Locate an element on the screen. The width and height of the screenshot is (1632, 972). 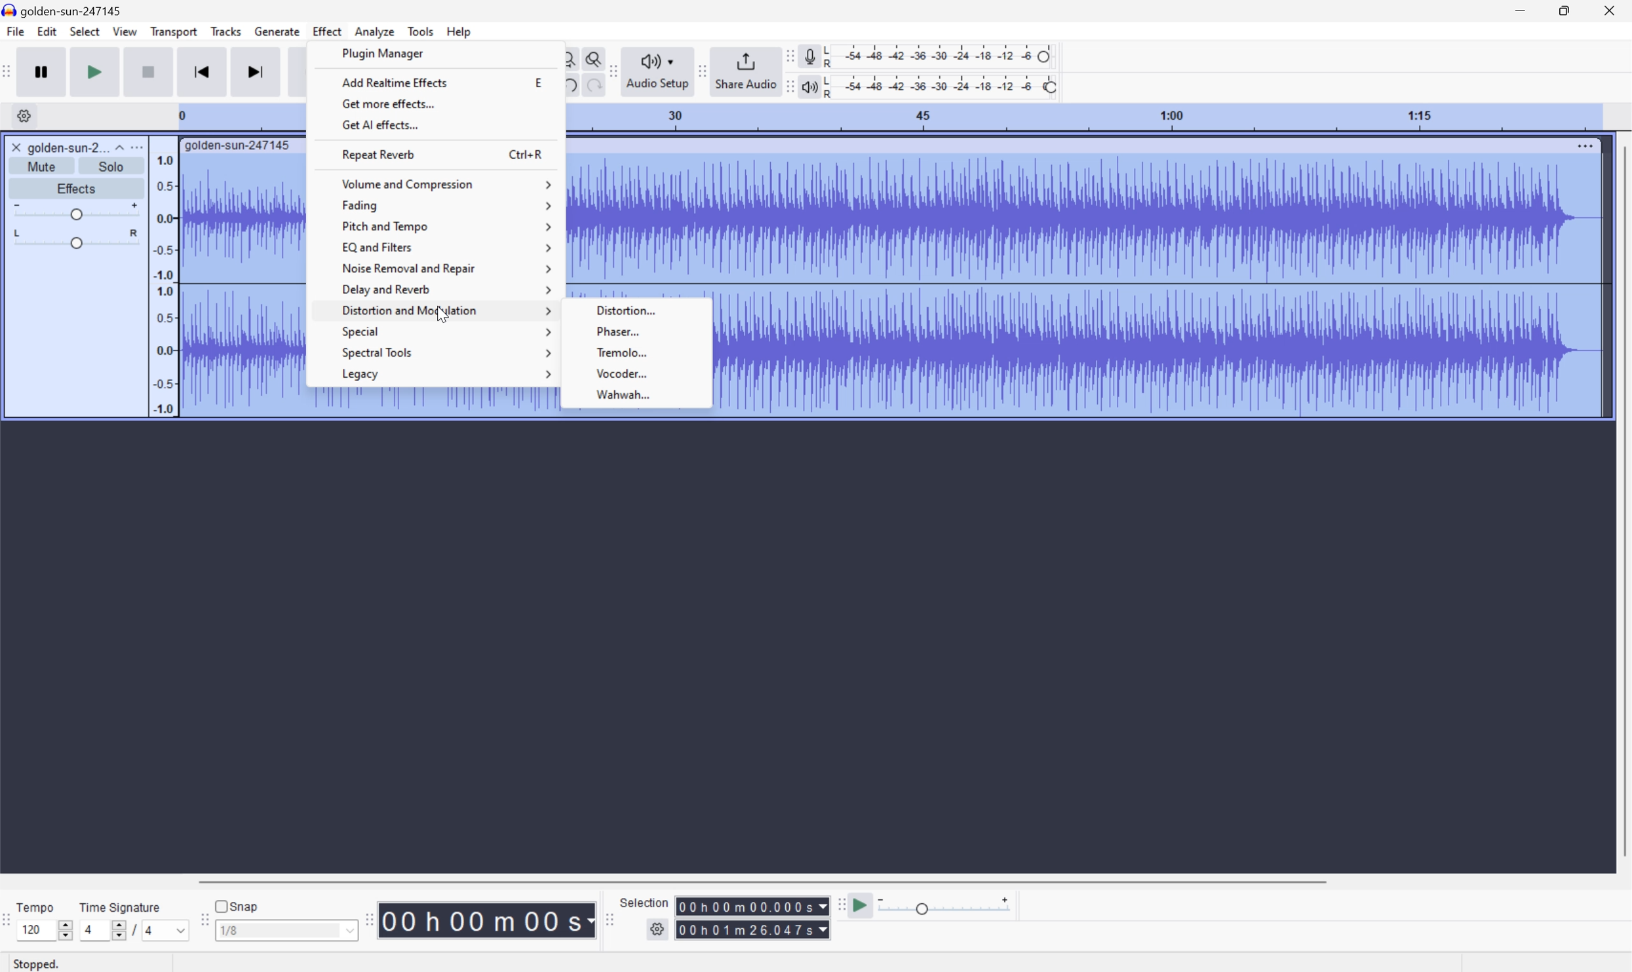
Get more effects... is located at coordinates (388, 103).